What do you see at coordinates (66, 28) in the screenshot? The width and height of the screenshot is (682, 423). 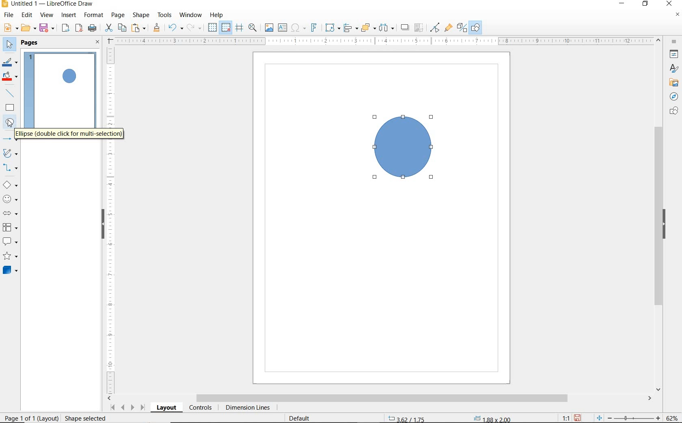 I see `EXPORT` at bounding box center [66, 28].